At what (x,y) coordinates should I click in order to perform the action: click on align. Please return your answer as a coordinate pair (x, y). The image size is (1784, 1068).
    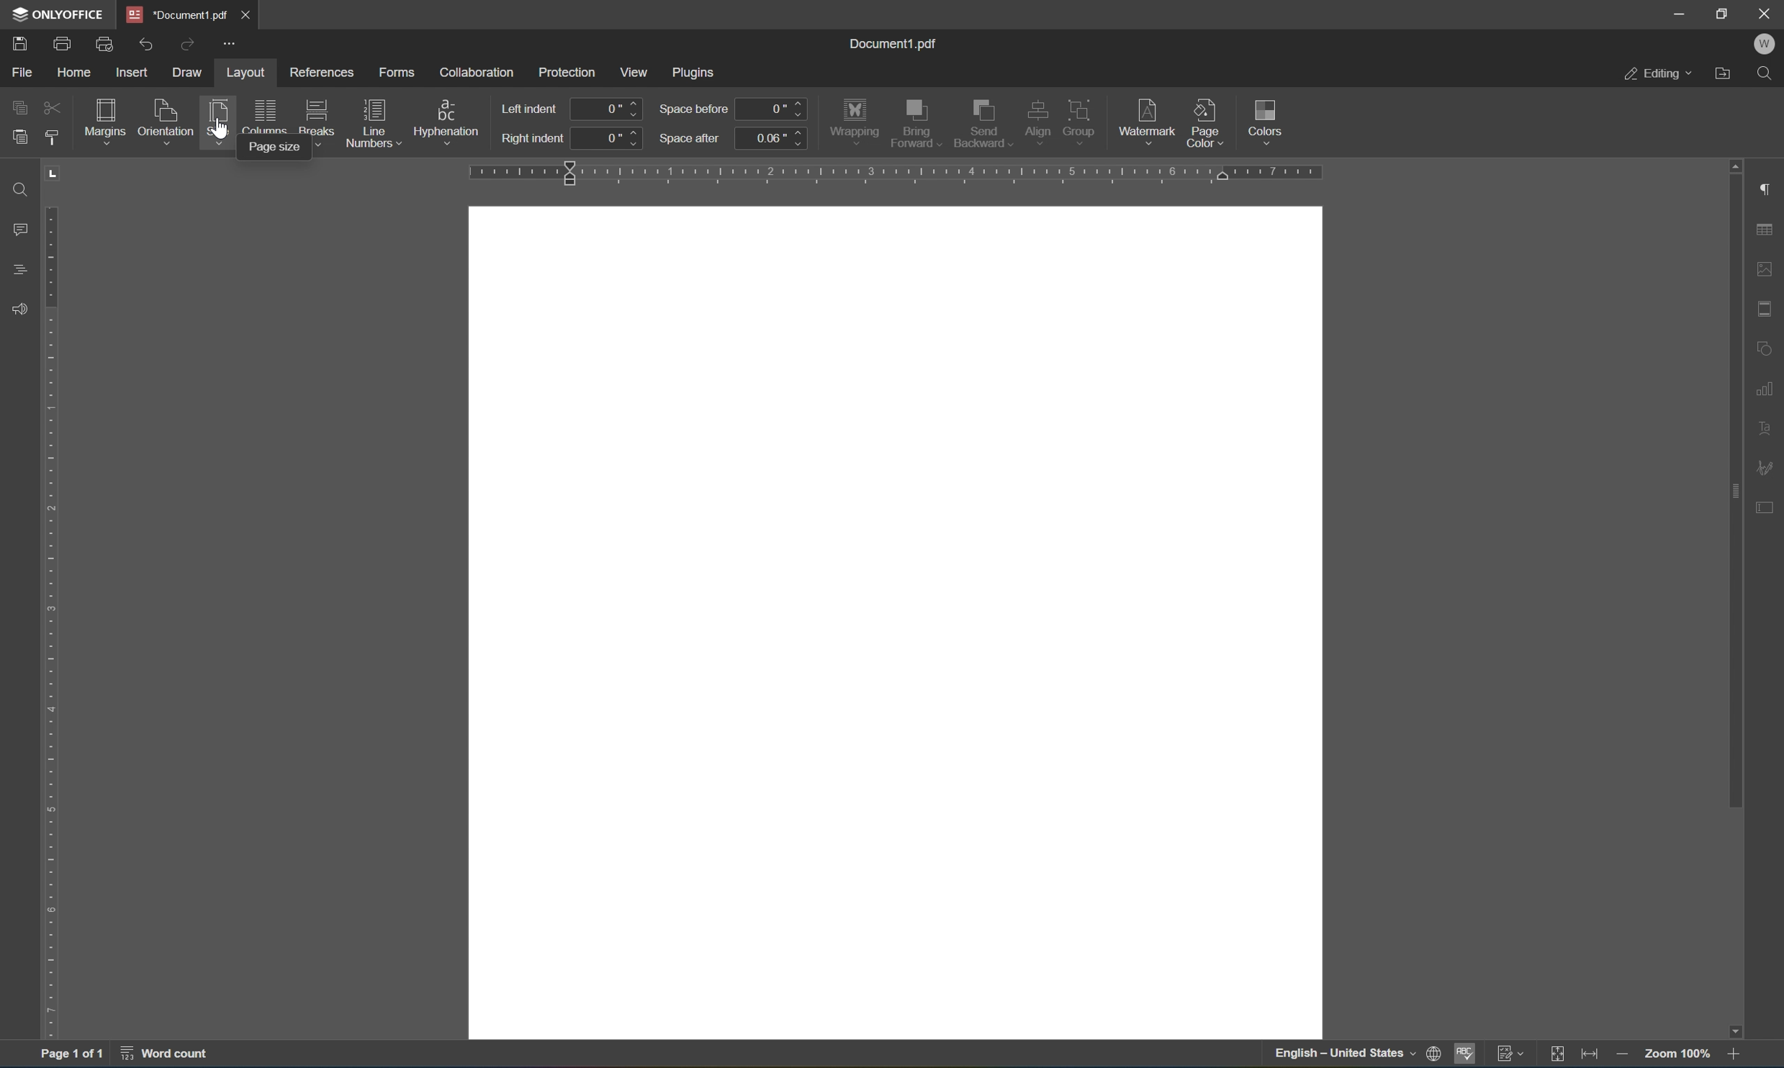
    Looking at the image, I should click on (1038, 122).